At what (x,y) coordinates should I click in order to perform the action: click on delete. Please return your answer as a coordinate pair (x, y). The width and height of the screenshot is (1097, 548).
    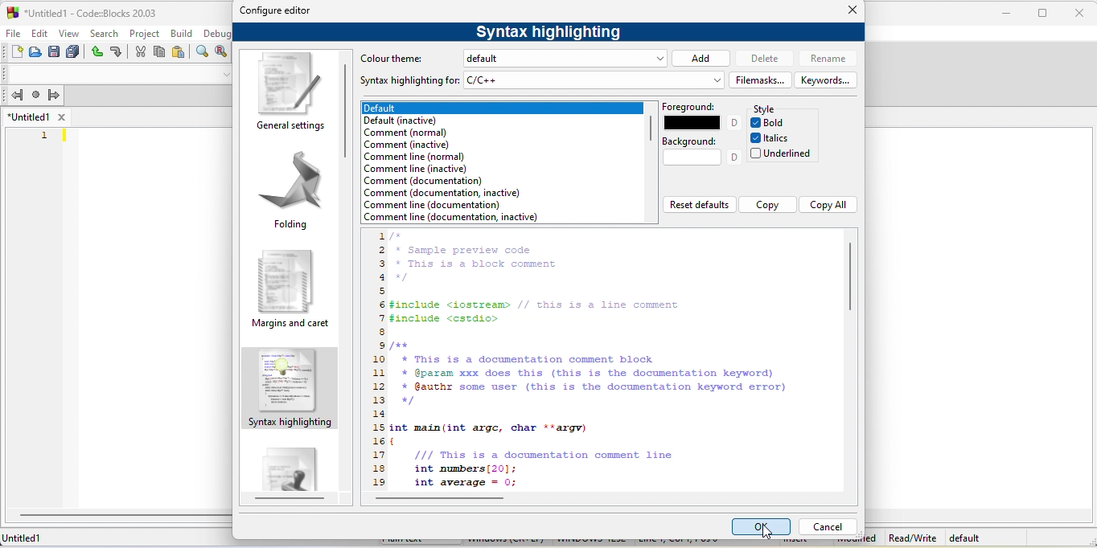
    Looking at the image, I should click on (763, 59).